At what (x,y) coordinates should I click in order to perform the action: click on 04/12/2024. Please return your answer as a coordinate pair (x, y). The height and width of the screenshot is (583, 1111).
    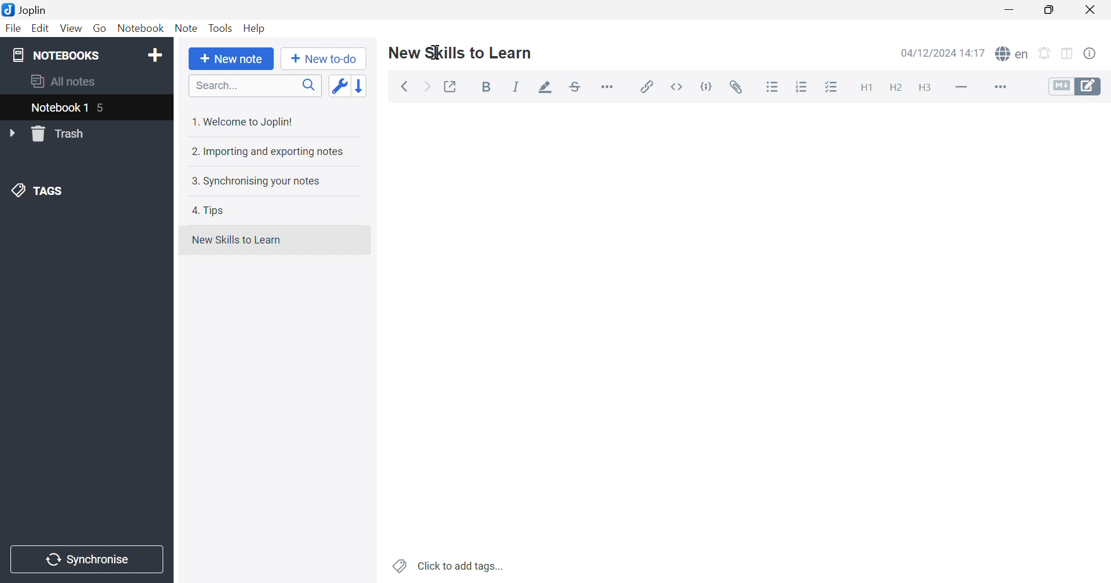
    Looking at the image, I should click on (929, 54).